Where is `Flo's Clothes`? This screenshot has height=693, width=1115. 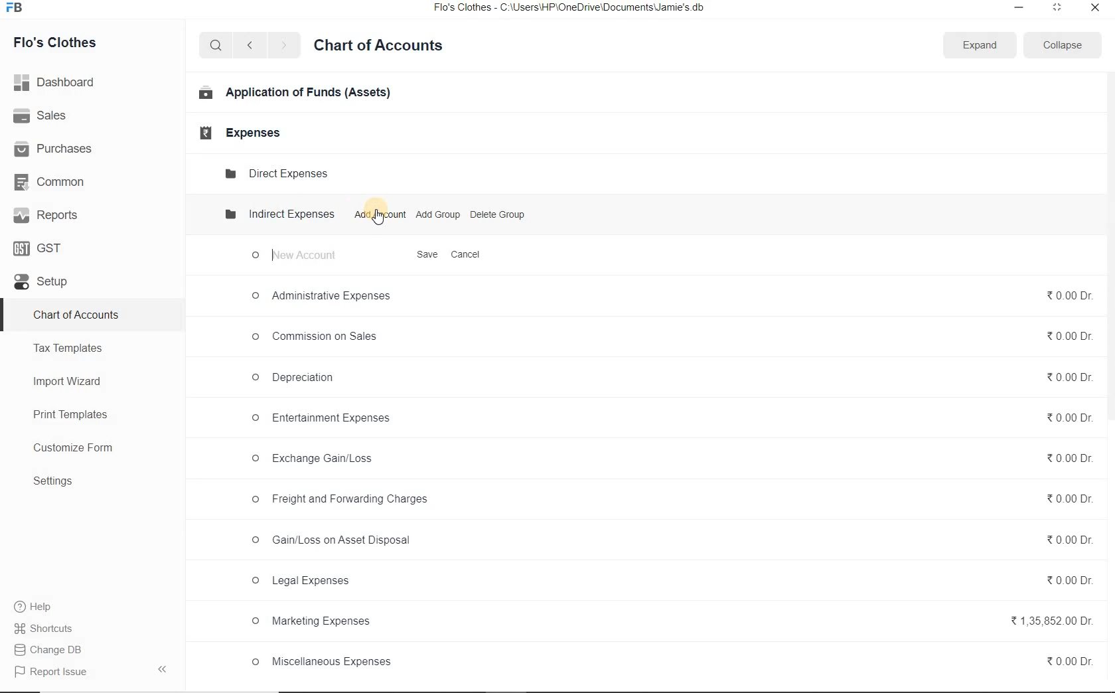
Flo's Clothes is located at coordinates (56, 42).